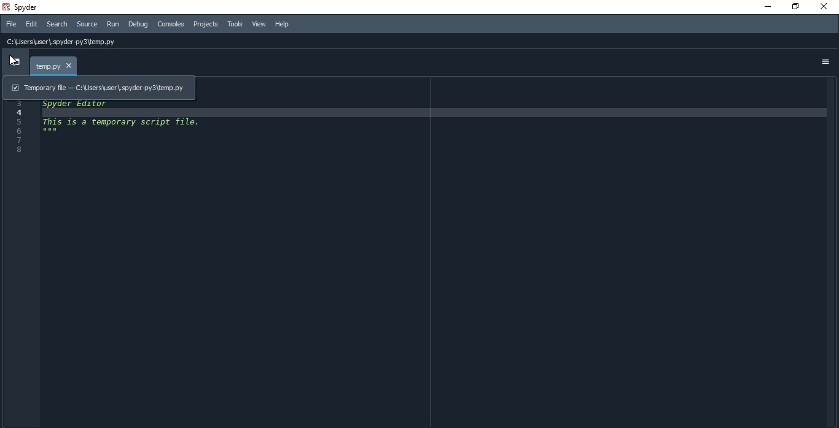 The image size is (839, 428). Describe the element at coordinates (87, 25) in the screenshot. I see `source` at that location.